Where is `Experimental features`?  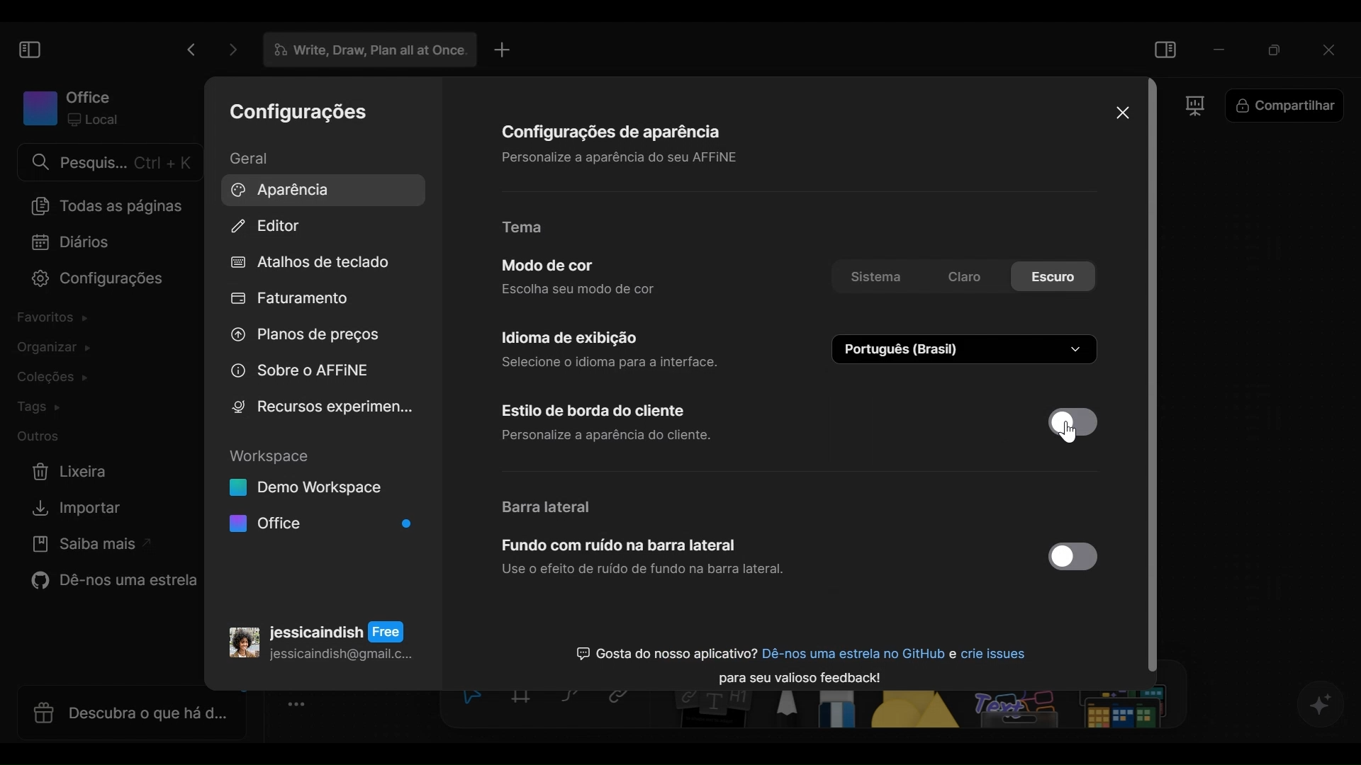
Experimental features is located at coordinates (321, 407).